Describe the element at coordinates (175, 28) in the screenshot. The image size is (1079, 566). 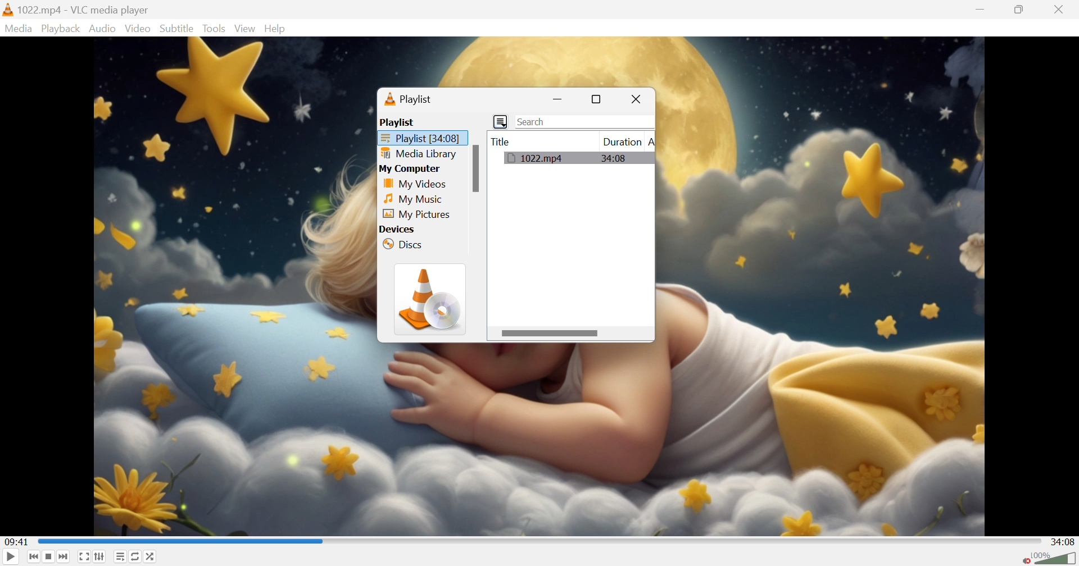
I see `Subtitle` at that location.